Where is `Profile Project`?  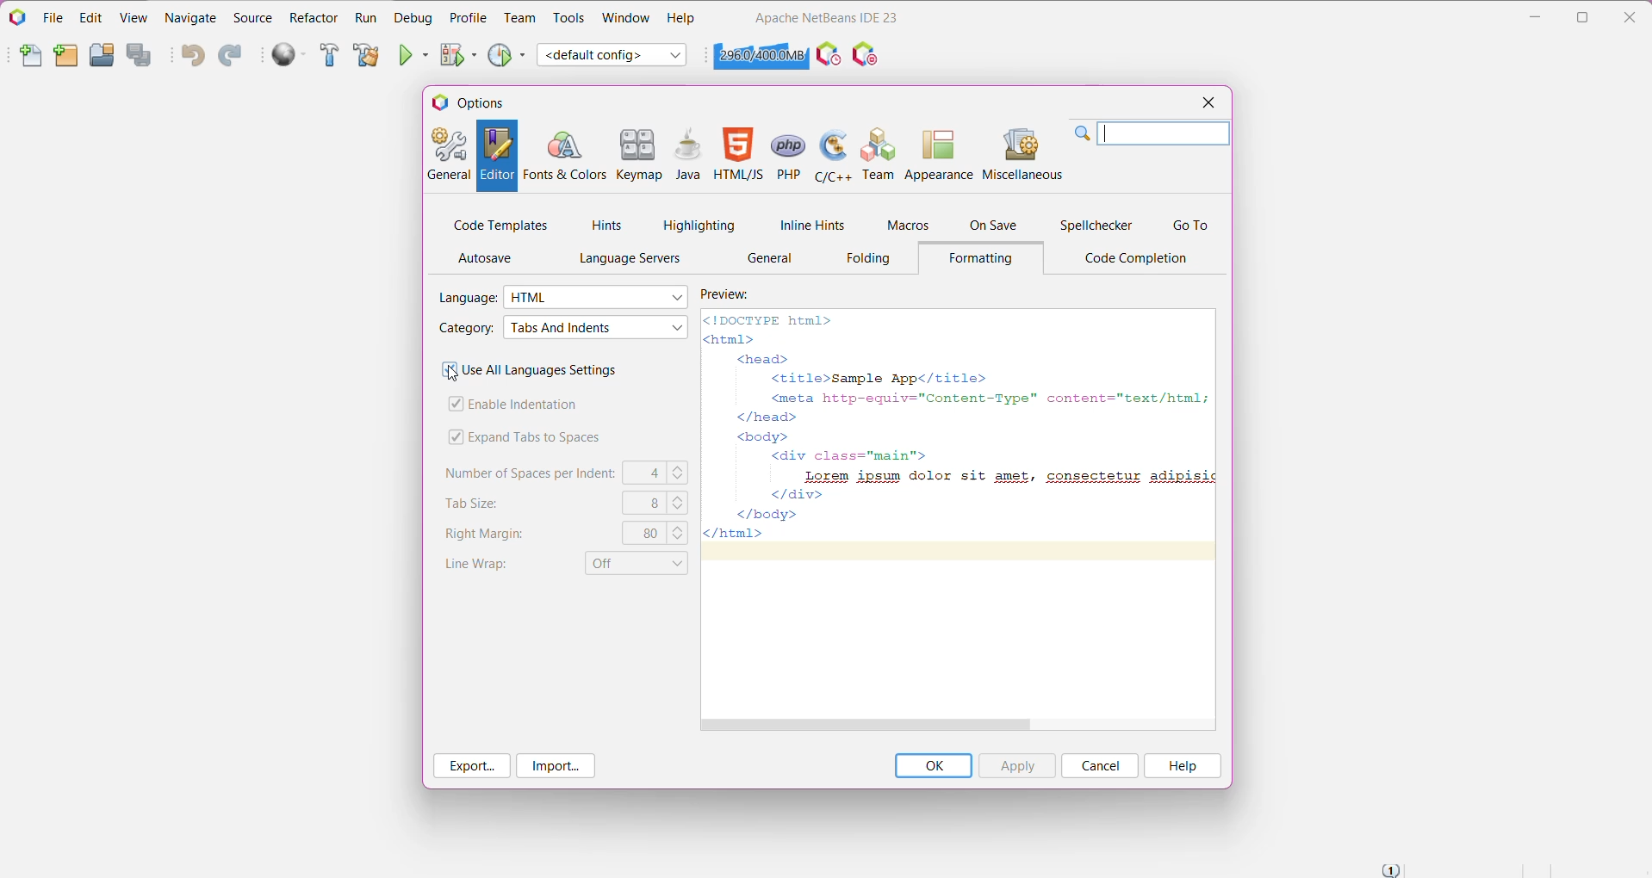 Profile Project is located at coordinates (507, 54).